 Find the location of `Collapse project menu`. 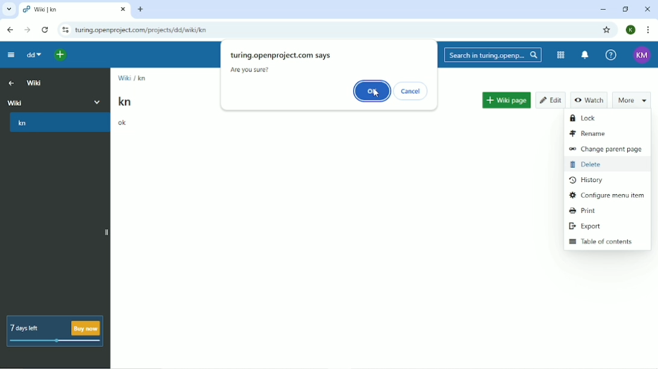

Collapse project menu is located at coordinates (10, 55).